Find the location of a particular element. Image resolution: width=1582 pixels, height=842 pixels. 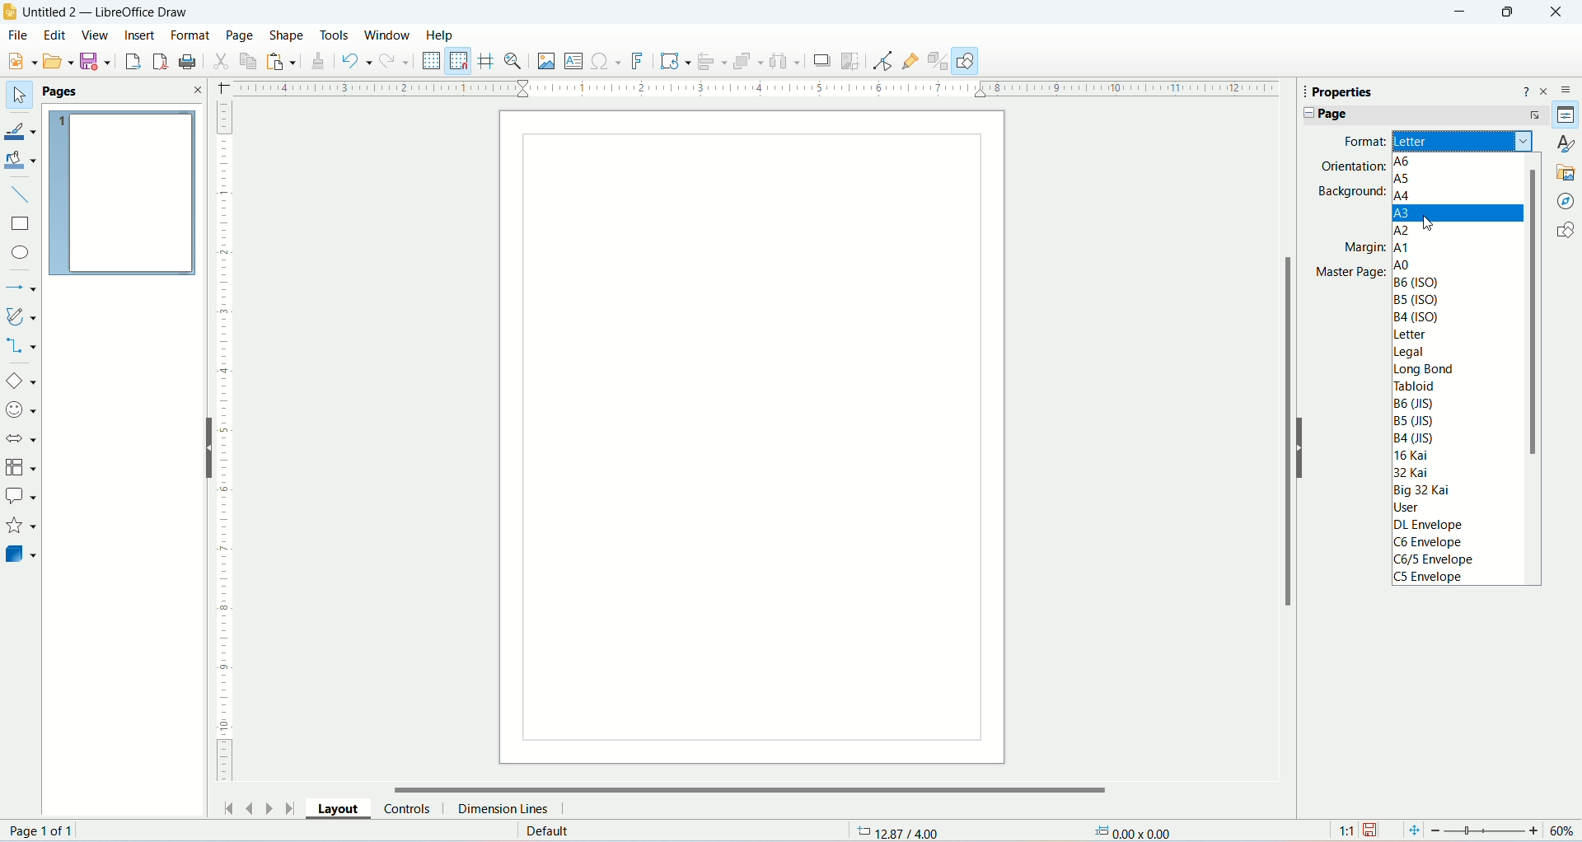

basic shapes is located at coordinates (23, 381).